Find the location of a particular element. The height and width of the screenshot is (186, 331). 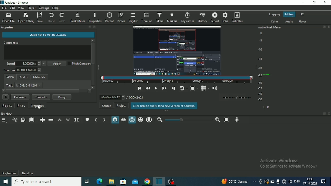

Video duration is located at coordinates (177, 80).